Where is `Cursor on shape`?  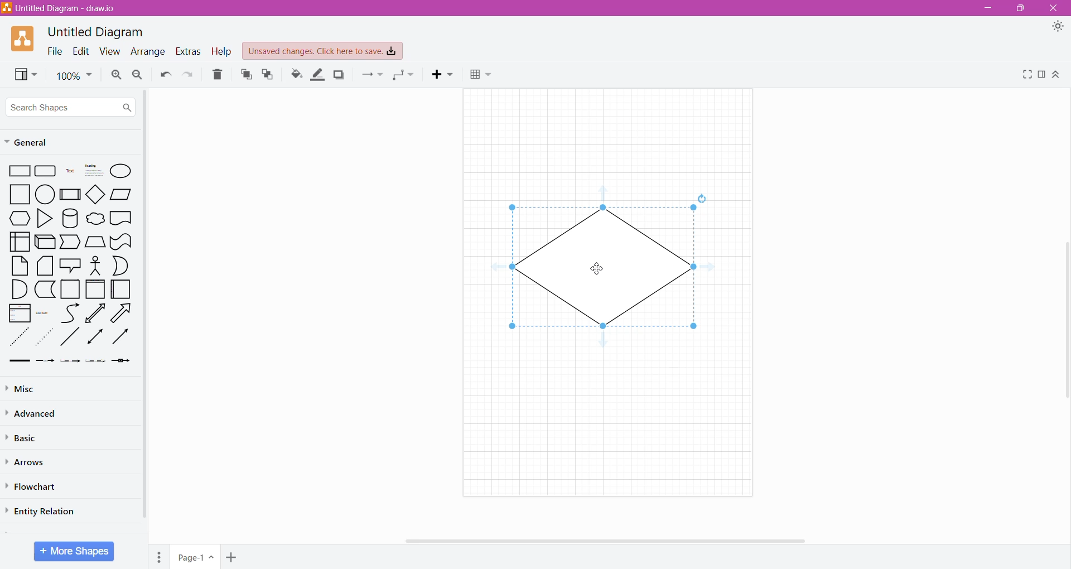 Cursor on shape is located at coordinates (599, 267).